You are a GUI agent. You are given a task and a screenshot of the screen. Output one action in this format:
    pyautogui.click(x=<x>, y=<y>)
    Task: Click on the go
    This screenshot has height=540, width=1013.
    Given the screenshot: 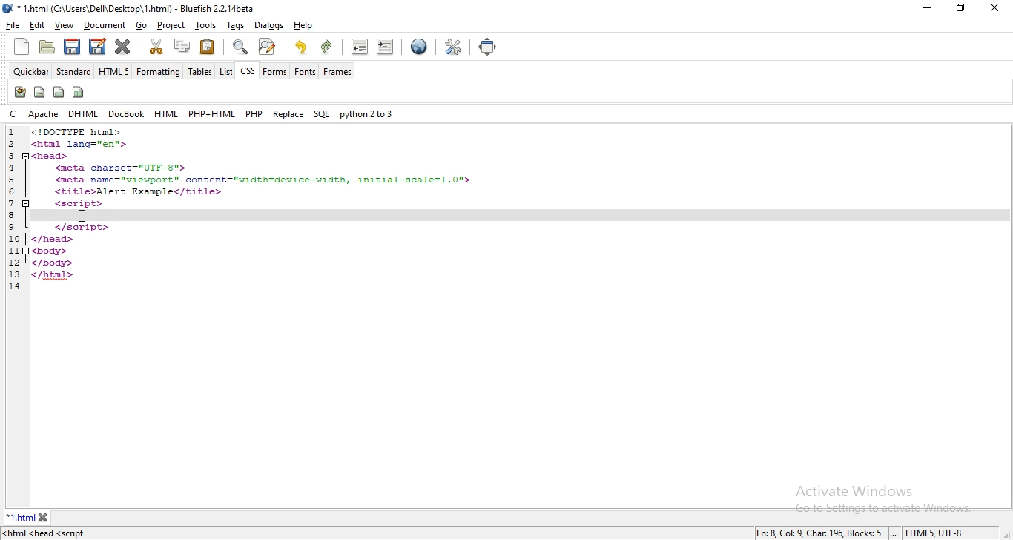 What is the action you would take?
    pyautogui.click(x=142, y=26)
    